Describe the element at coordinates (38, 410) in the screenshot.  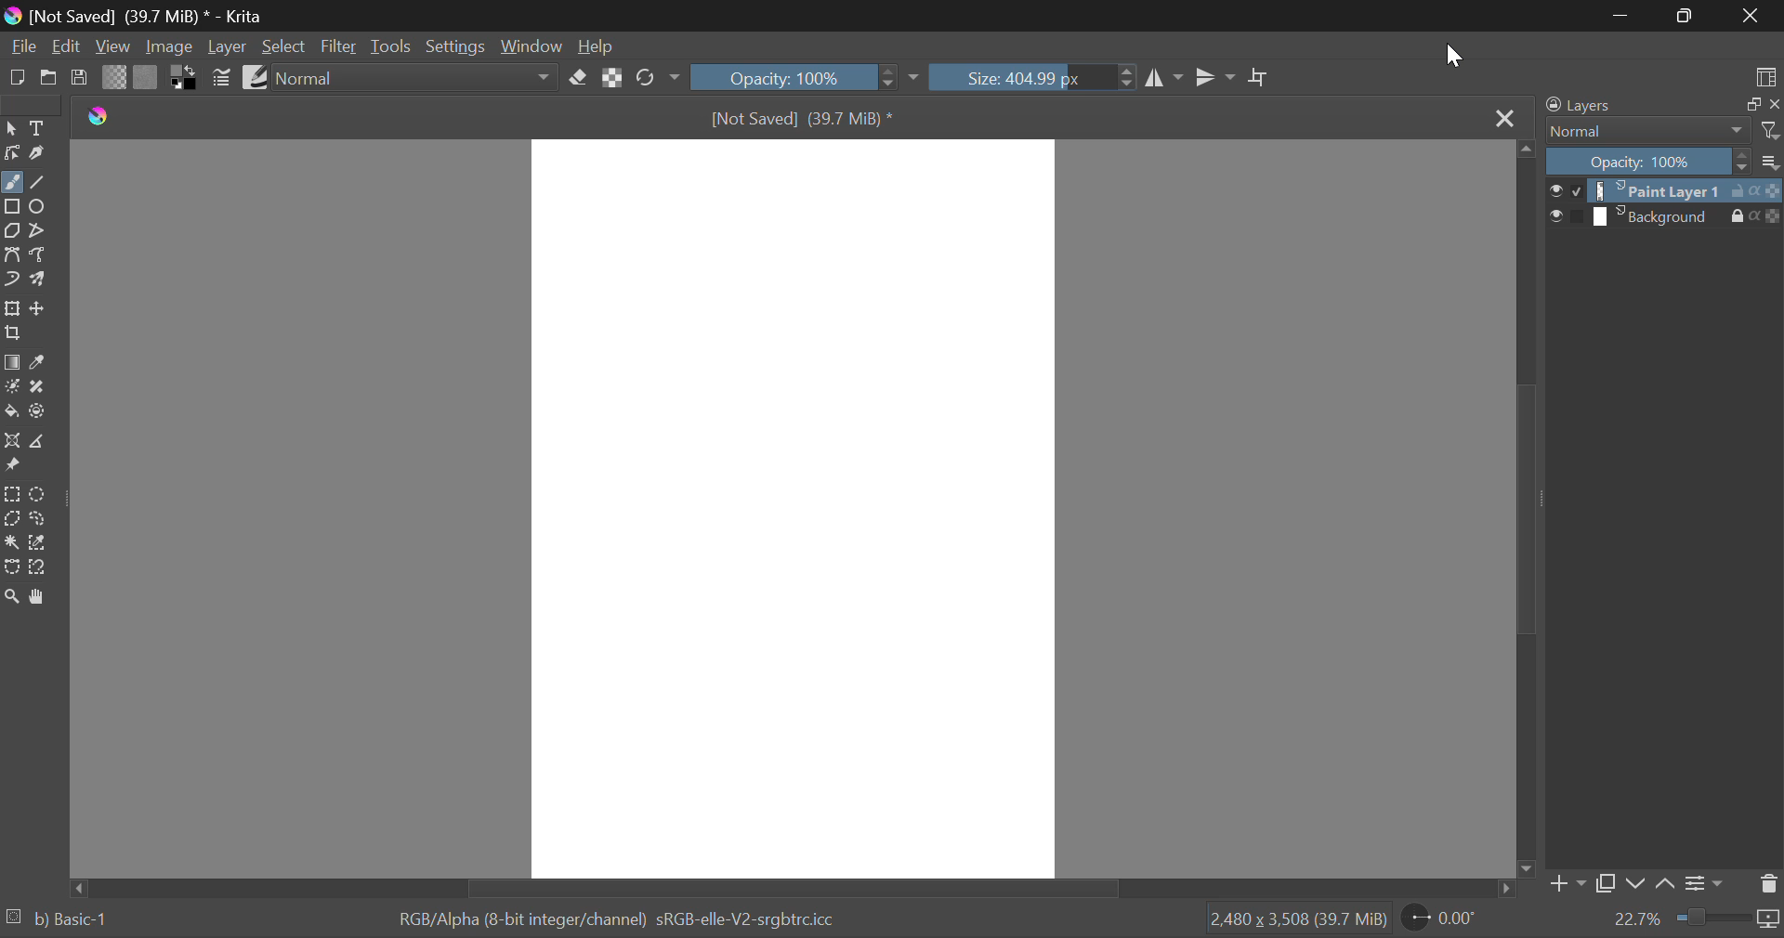
I see `Enclose & Fill` at that location.